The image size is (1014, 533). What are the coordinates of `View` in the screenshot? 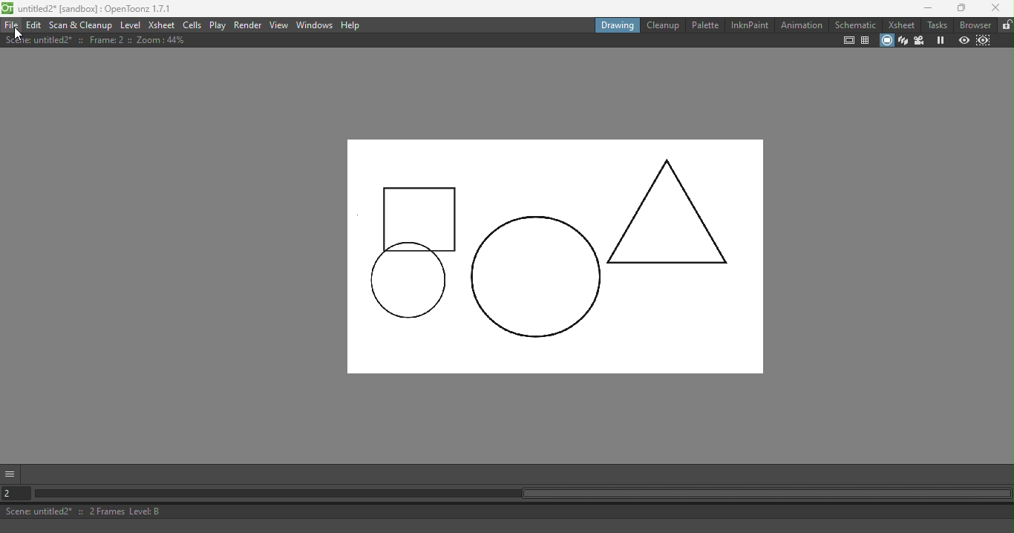 It's located at (278, 24).